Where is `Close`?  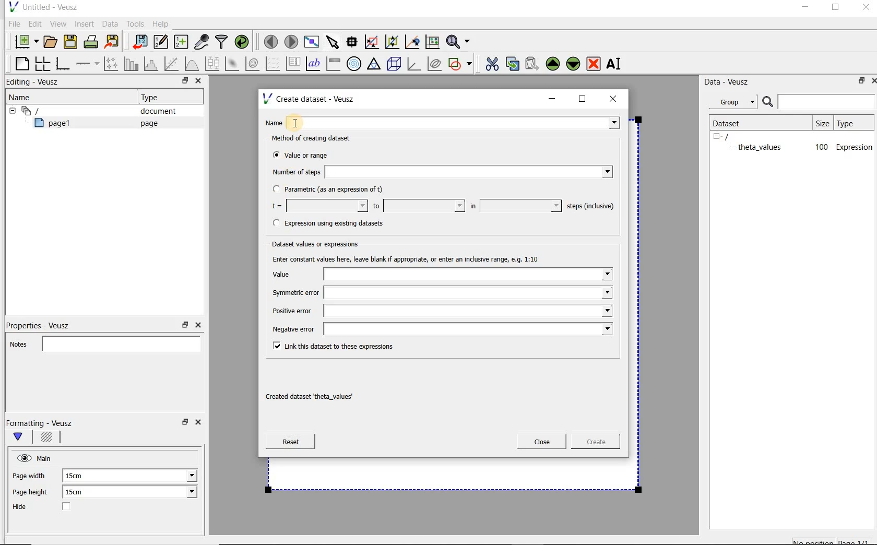 Close is located at coordinates (872, 80).